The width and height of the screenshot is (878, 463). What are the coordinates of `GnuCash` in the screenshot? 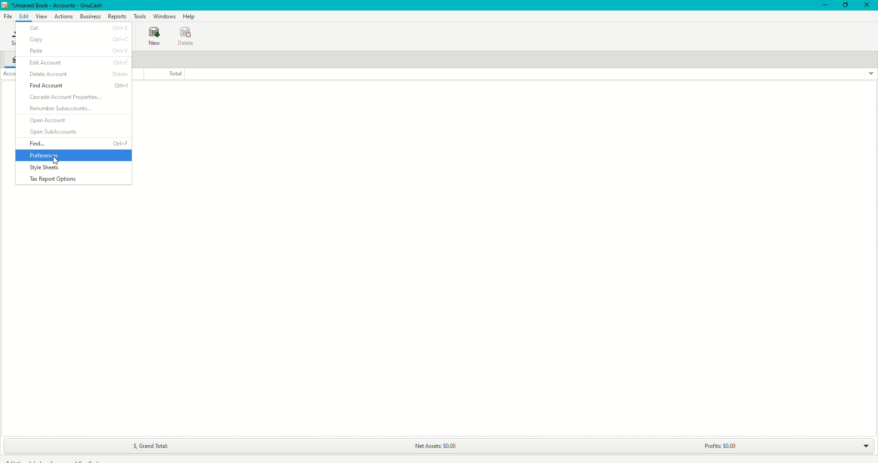 It's located at (52, 5).